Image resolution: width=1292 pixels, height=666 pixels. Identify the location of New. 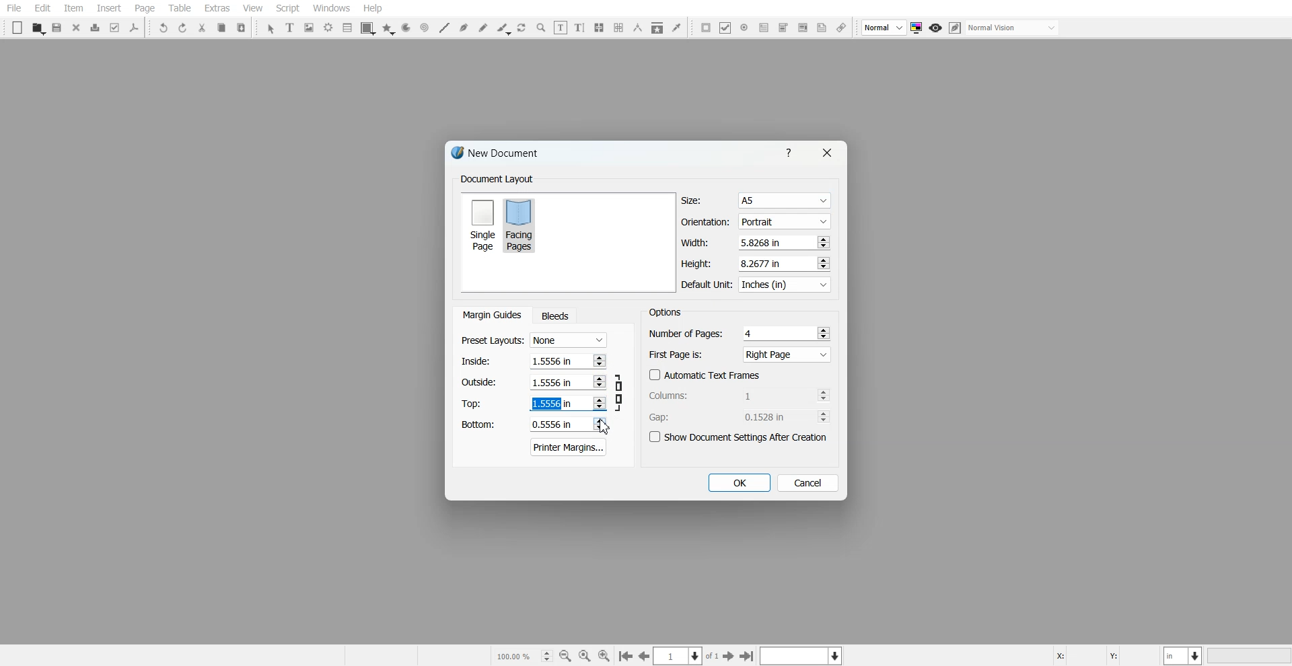
(17, 28).